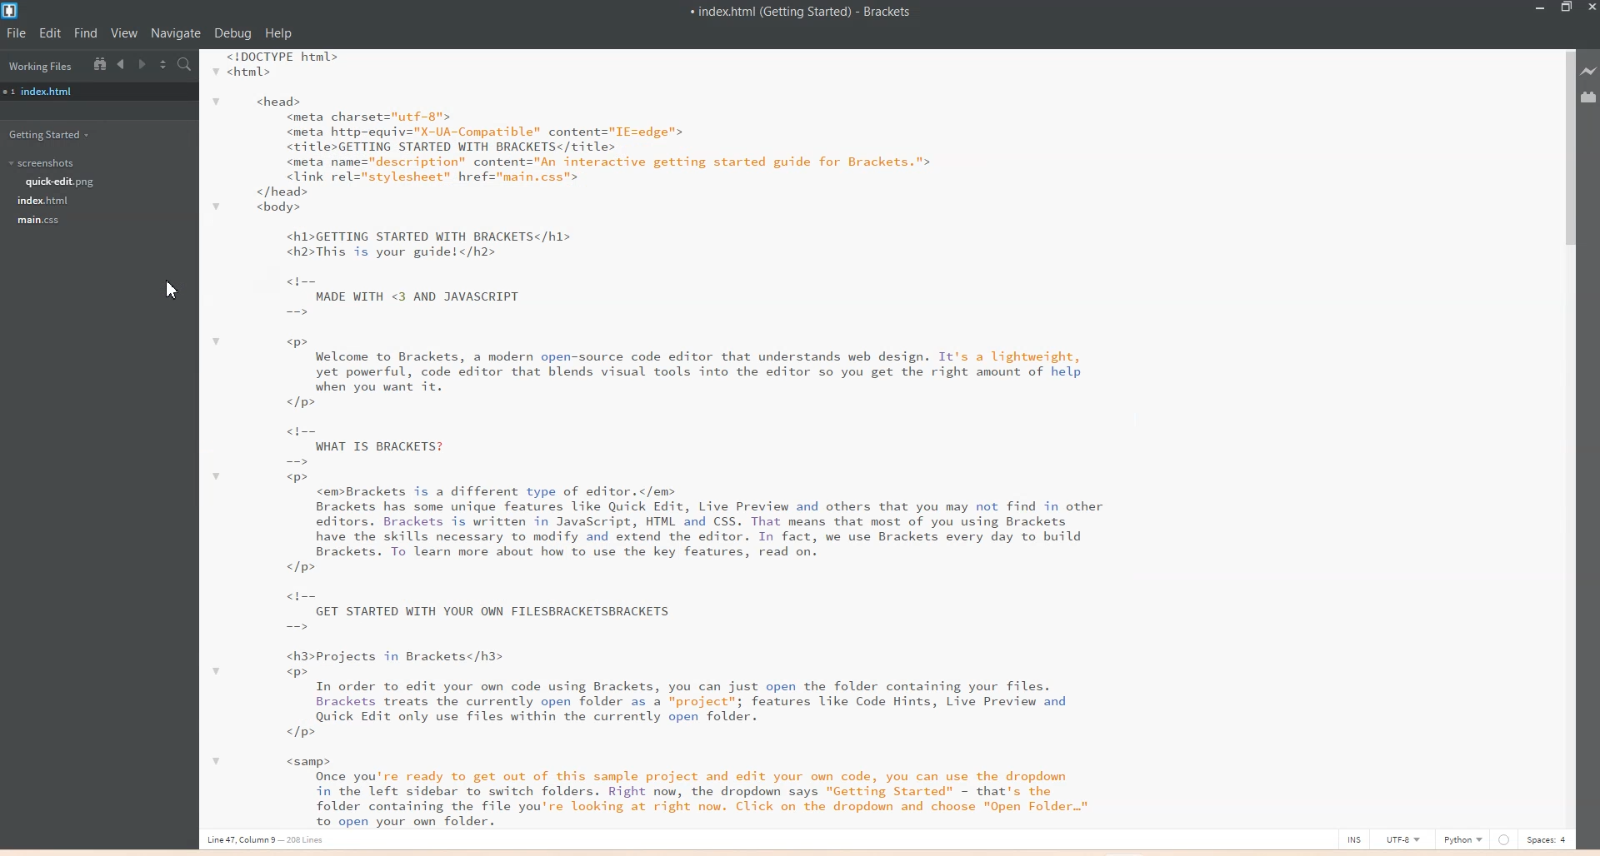 Image resolution: width=1600 pixels, height=856 pixels. Describe the element at coordinates (279, 33) in the screenshot. I see `Help` at that location.